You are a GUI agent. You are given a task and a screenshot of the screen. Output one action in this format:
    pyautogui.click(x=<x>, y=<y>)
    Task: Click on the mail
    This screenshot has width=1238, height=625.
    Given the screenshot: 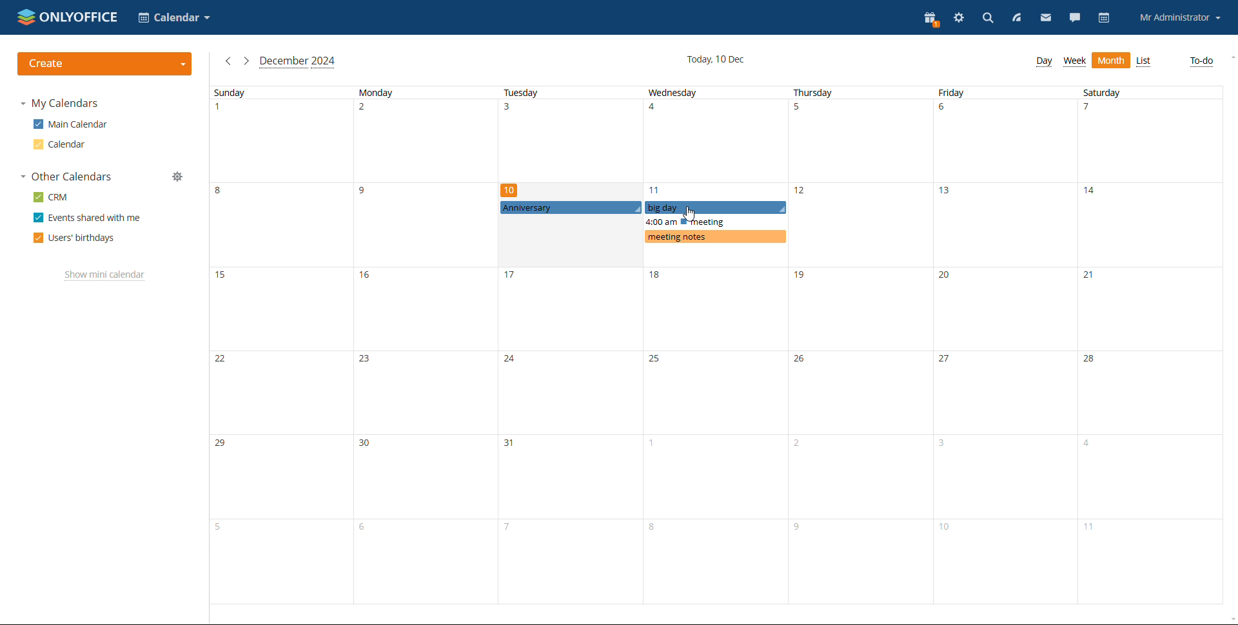 What is the action you would take?
    pyautogui.click(x=1046, y=18)
    